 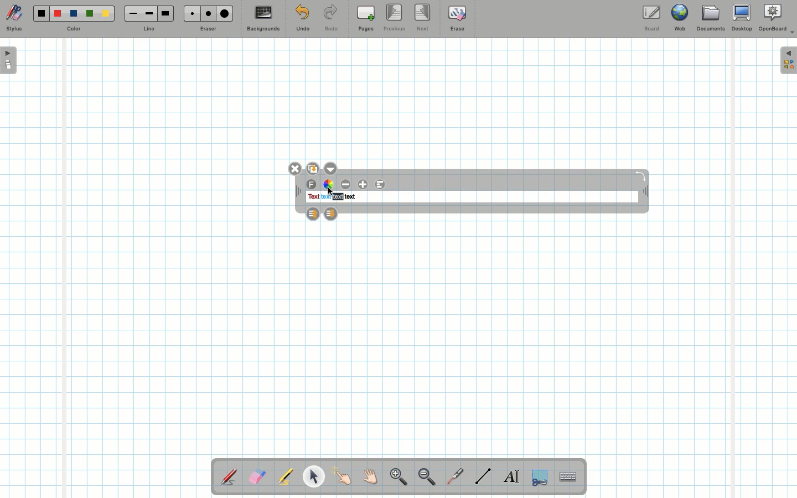 What do you see at coordinates (284, 478) in the screenshot?
I see `Highlighter` at bounding box center [284, 478].